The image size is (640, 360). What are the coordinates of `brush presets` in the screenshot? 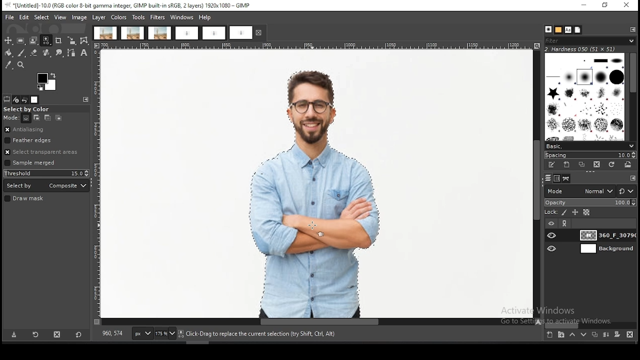 It's located at (589, 146).